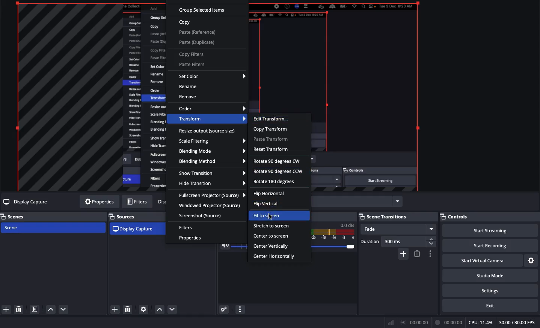  I want to click on Add, so click(7, 310).